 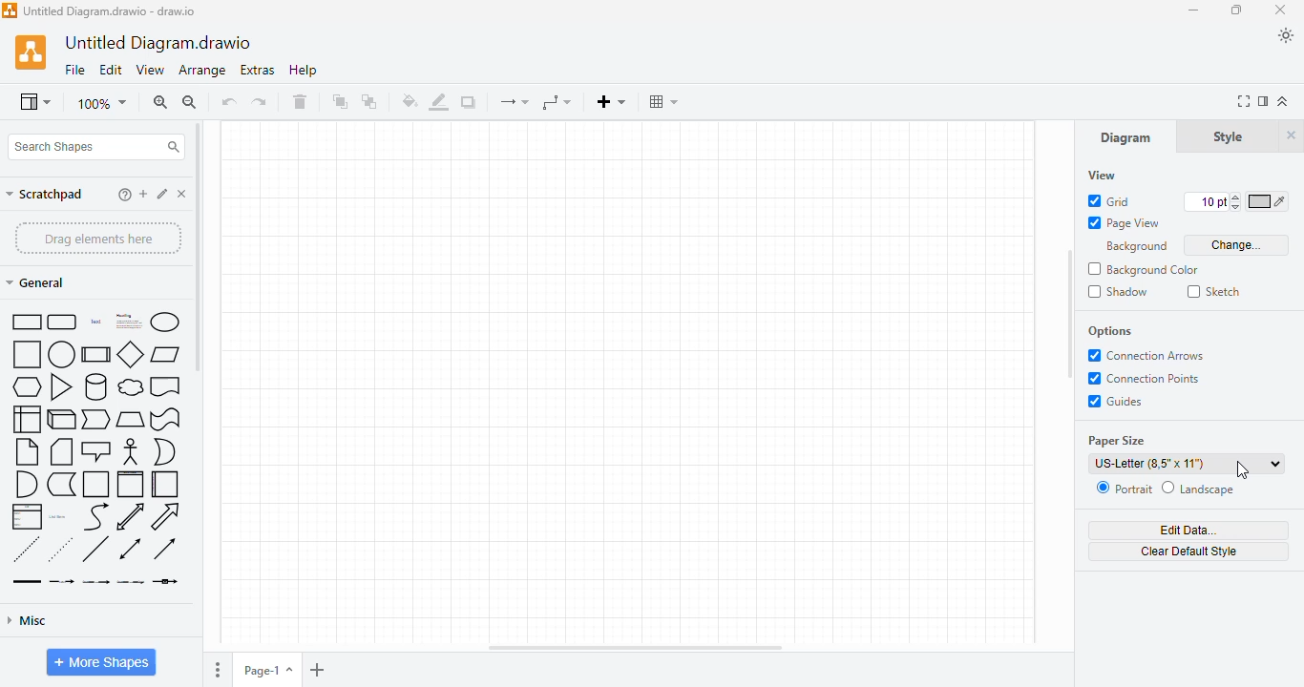 I want to click on logo, so click(x=9, y=10).